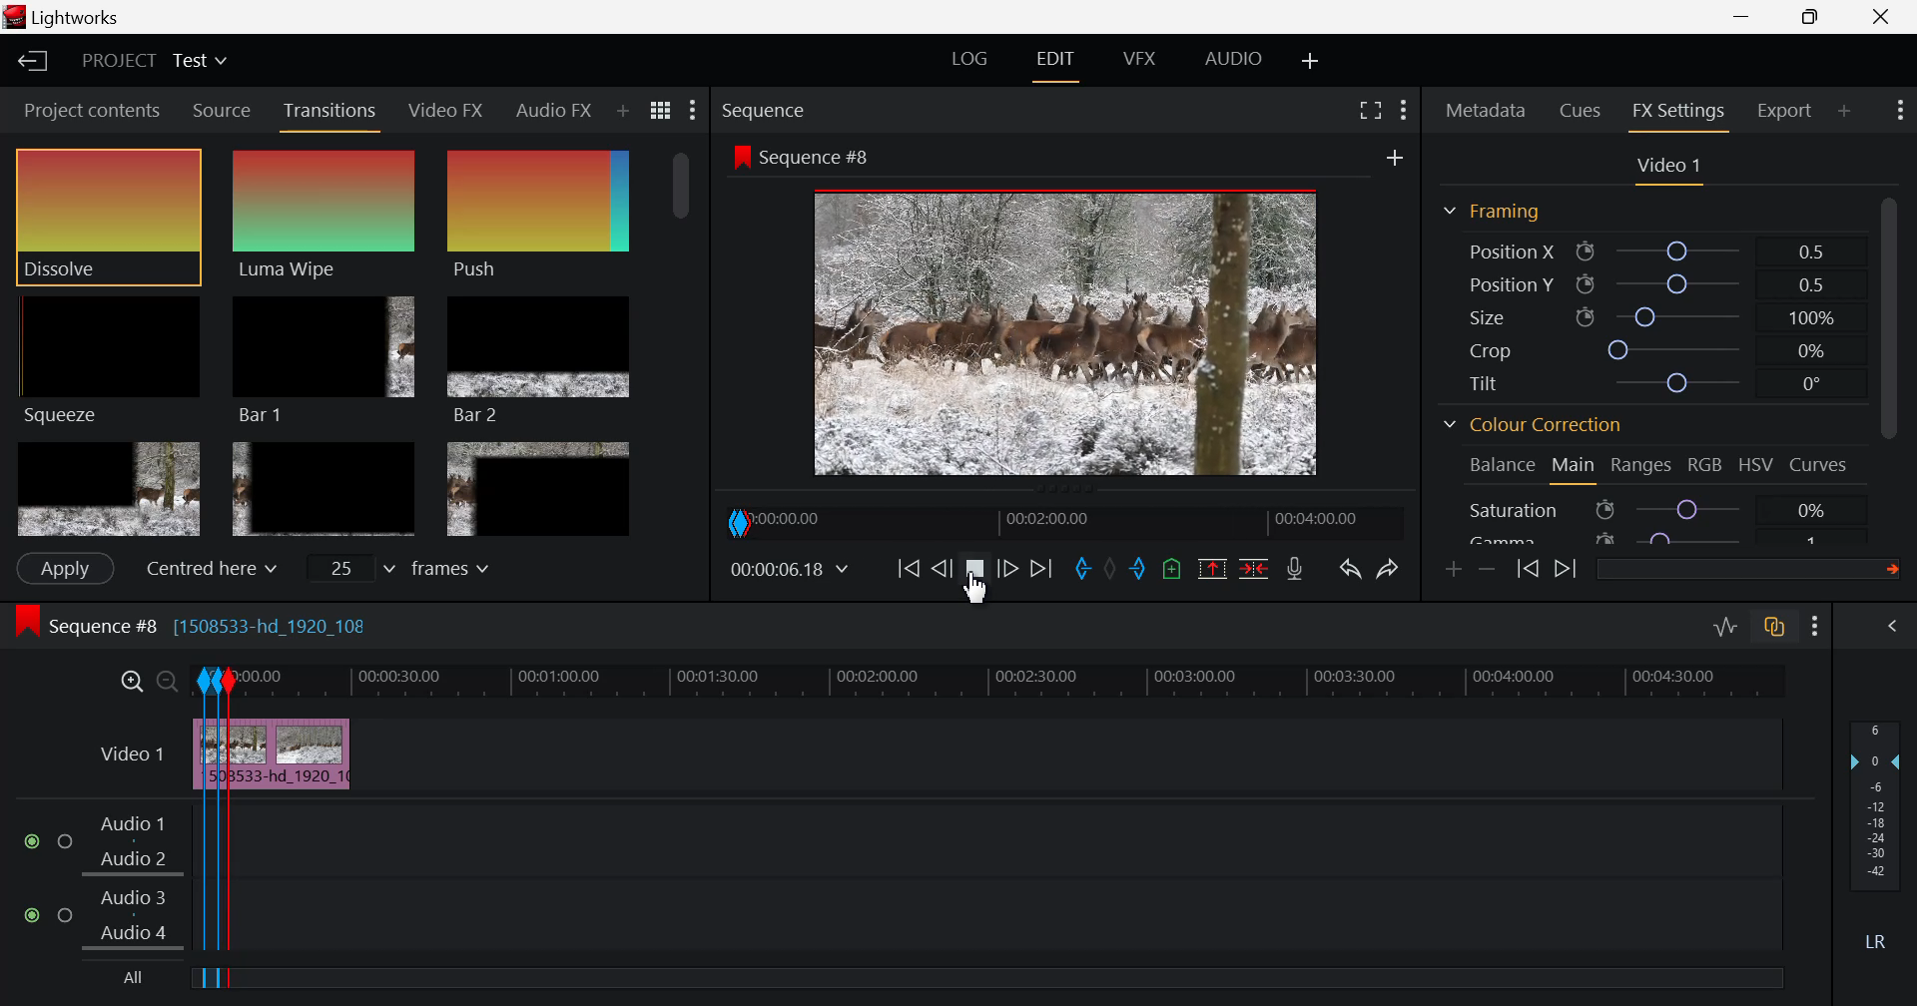 This screenshot has width=1917, height=1006. I want to click on Metadata Tab, so click(1486, 110).